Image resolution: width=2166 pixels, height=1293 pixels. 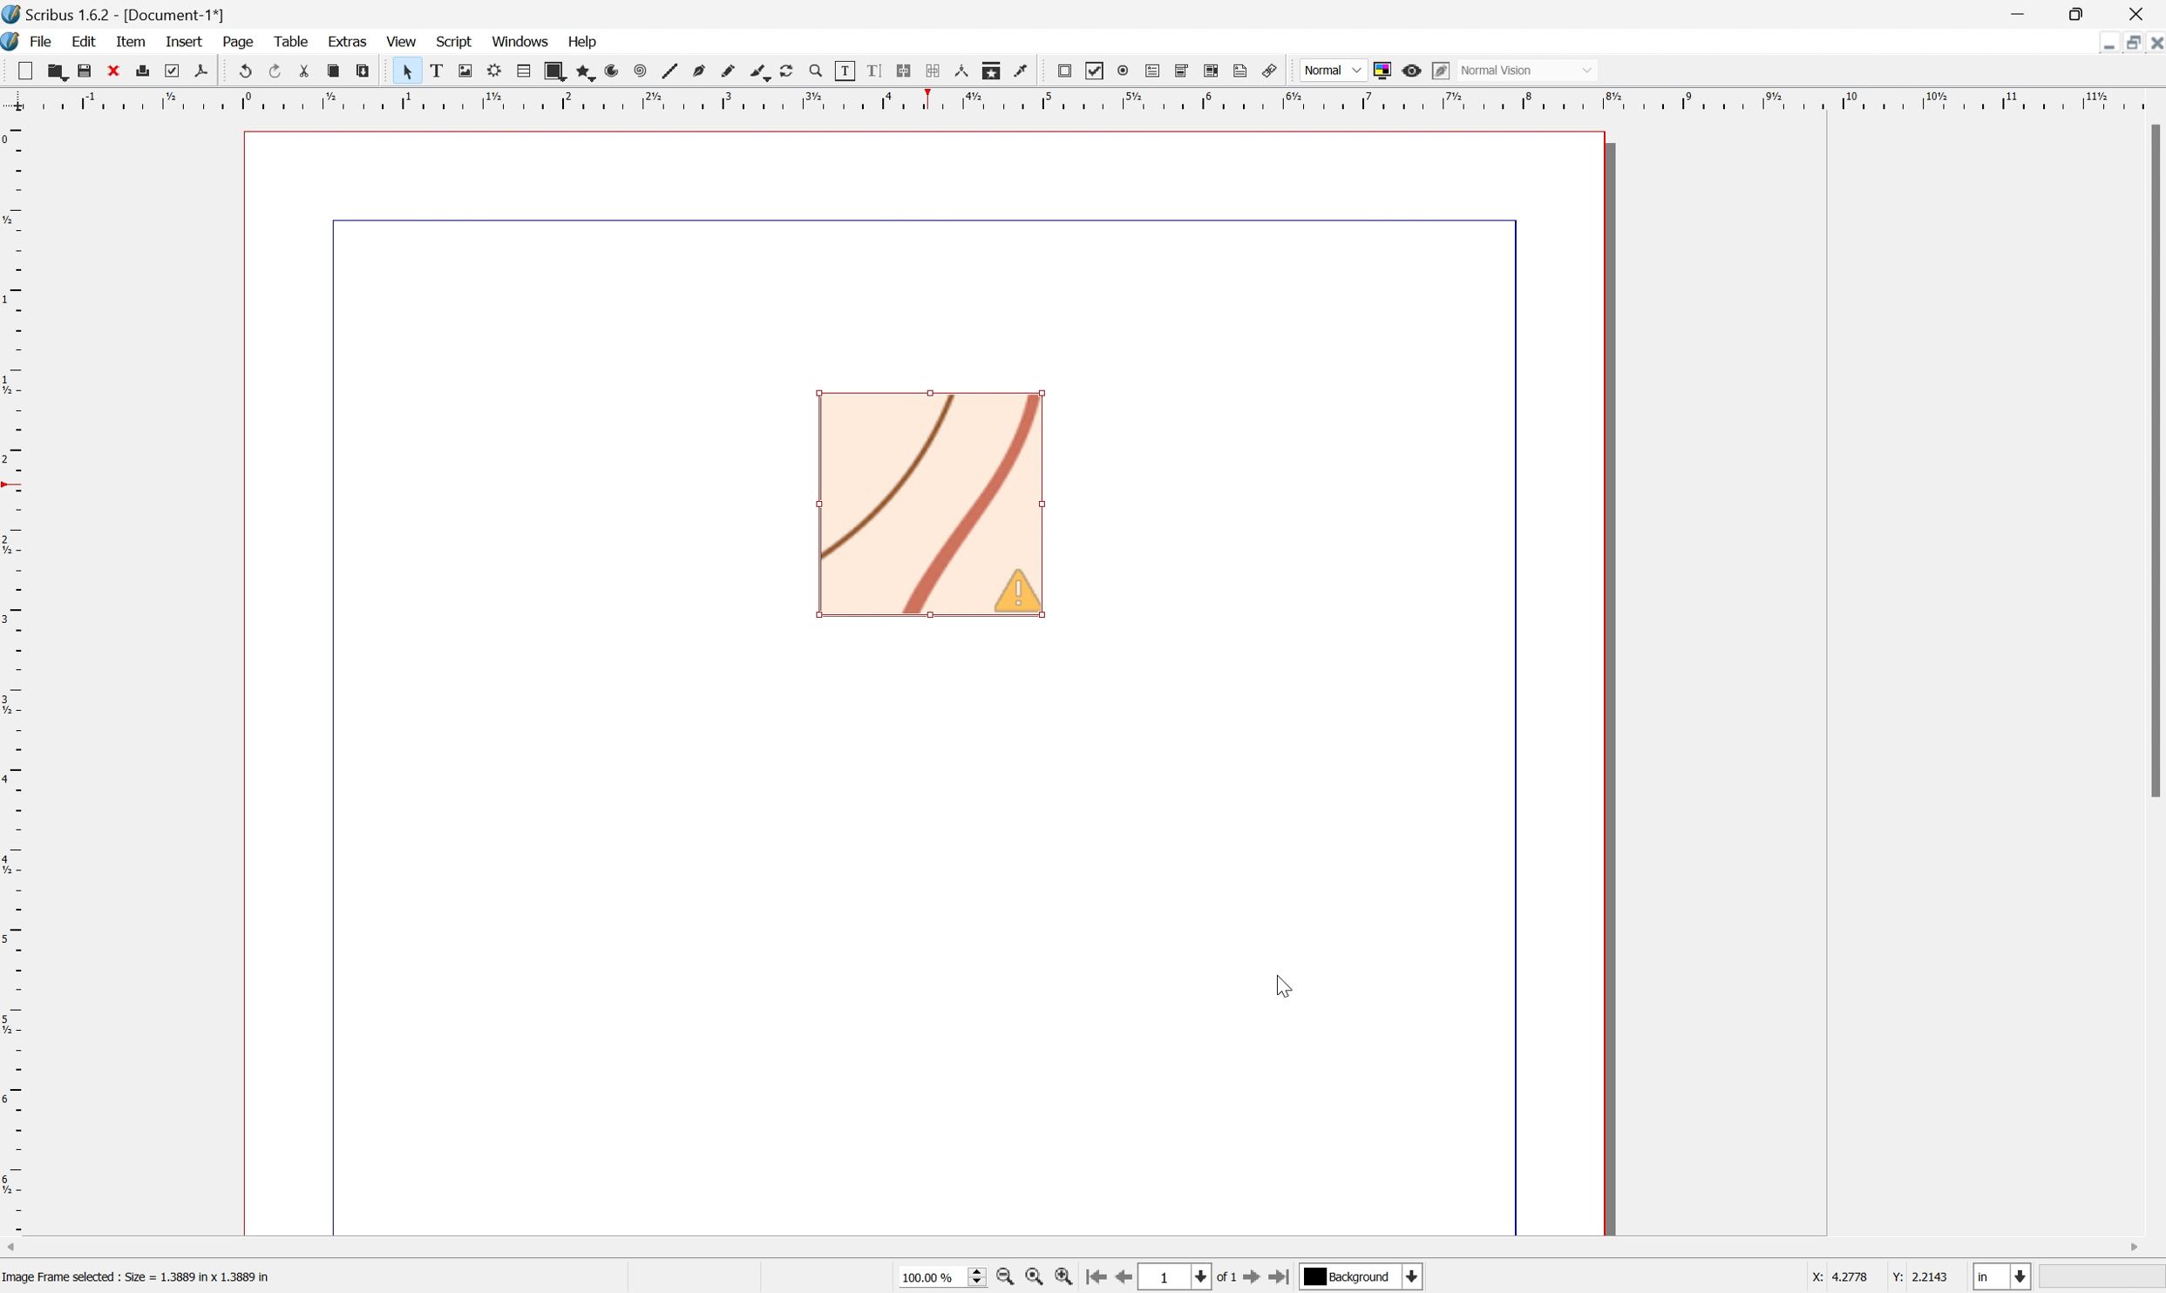 What do you see at coordinates (1185, 72) in the screenshot?
I see `PDF combo box` at bounding box center [1185, 72].